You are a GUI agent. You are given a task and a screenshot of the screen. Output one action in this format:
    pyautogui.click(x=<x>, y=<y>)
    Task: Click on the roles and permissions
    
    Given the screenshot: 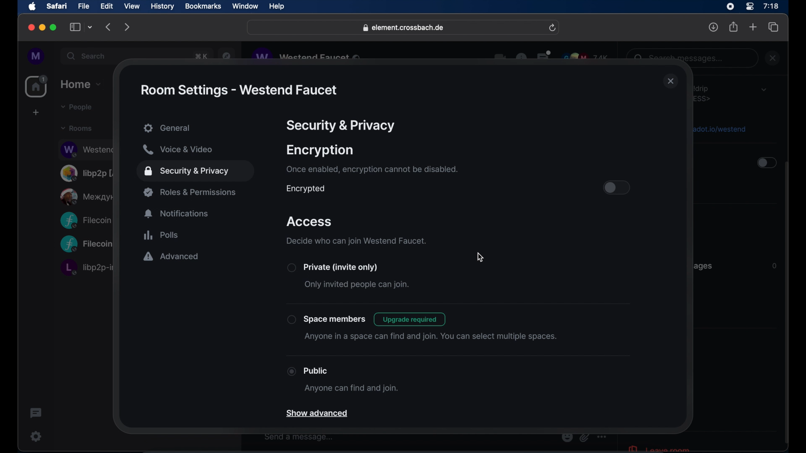 What is the action you would take?
    pyautogui.click(x=191, y=192)
    